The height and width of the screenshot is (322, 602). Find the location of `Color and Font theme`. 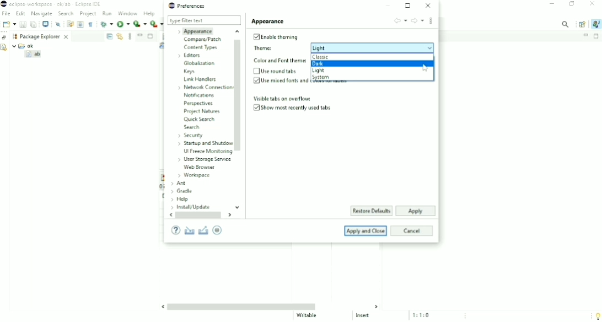

Color and Font theme is located at coordinates (279, 61).